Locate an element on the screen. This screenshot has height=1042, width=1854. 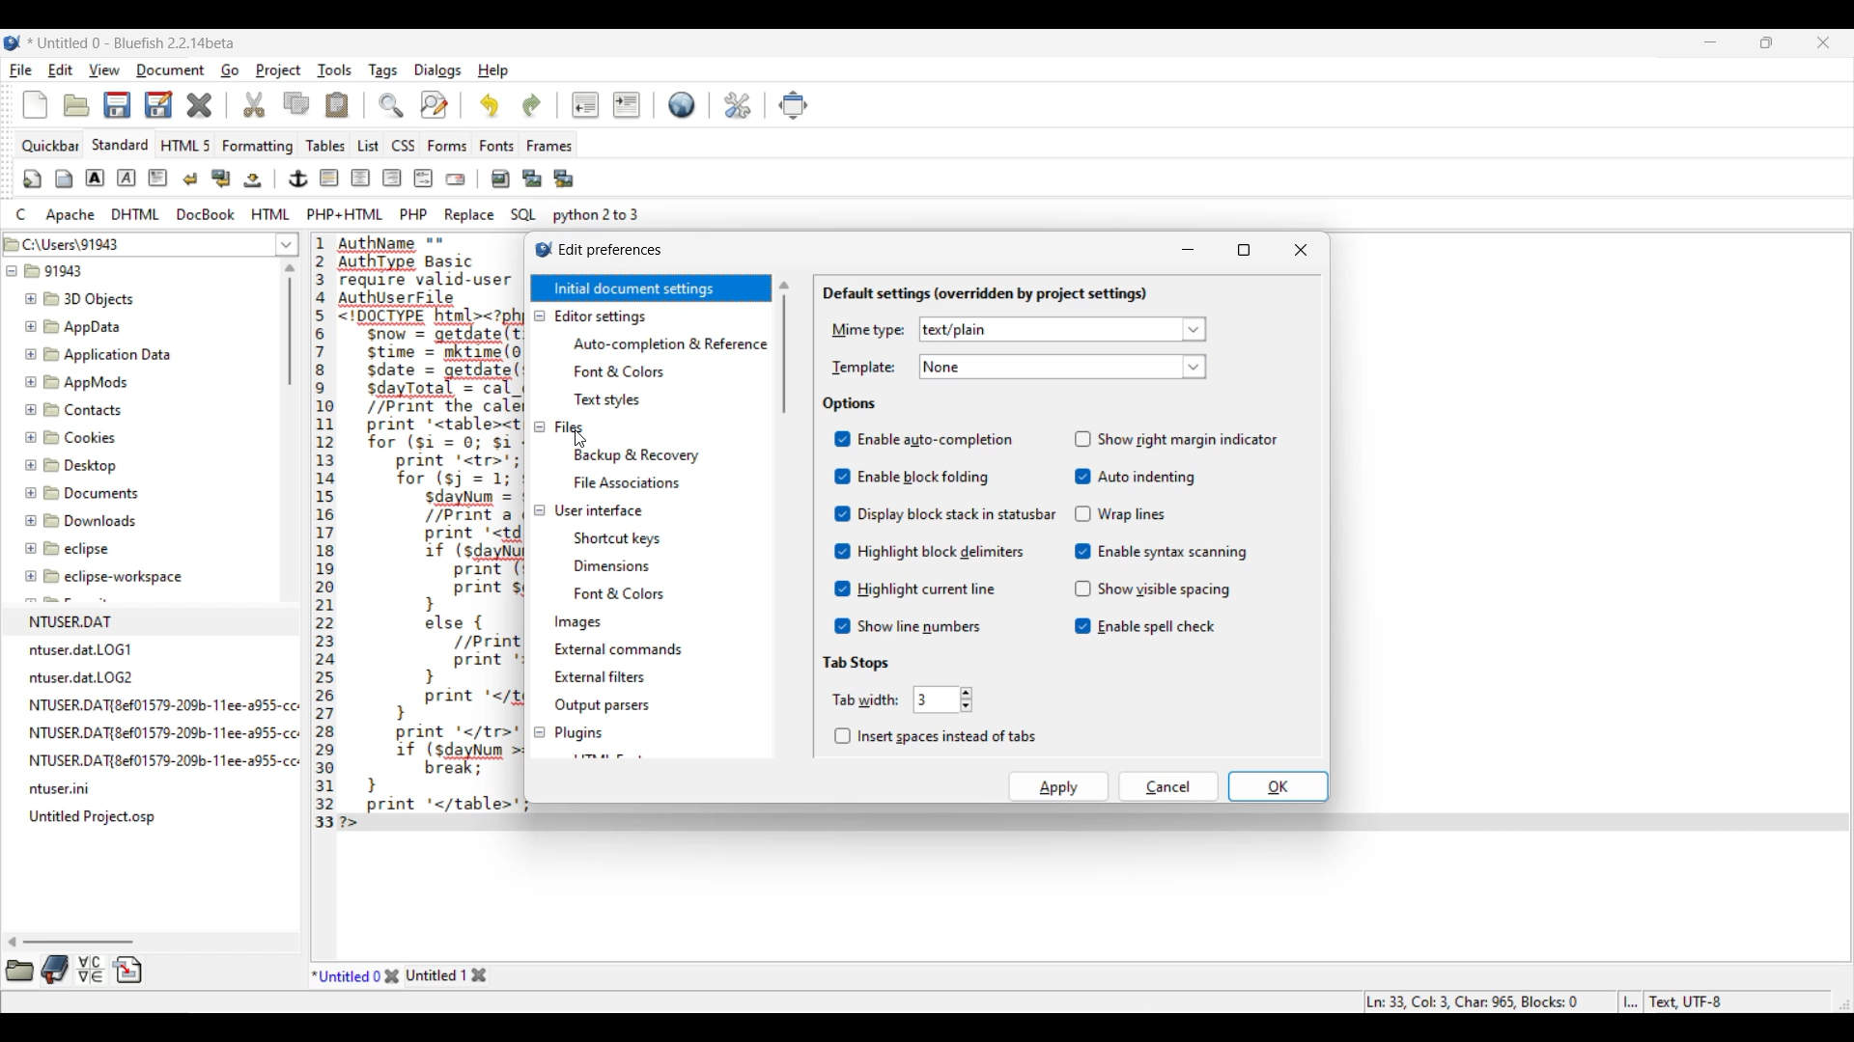
Toggle settings is located at coordinates (1188, 533).